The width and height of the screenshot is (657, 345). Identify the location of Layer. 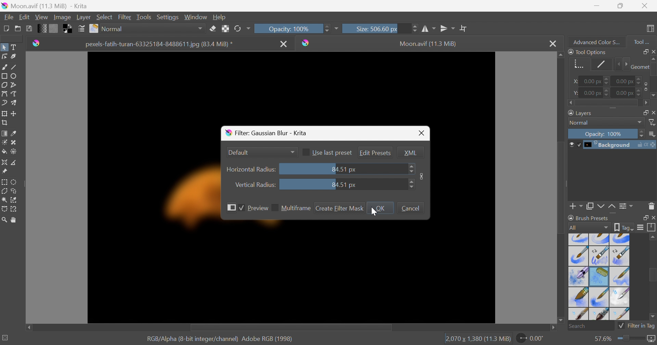
(83, 18).